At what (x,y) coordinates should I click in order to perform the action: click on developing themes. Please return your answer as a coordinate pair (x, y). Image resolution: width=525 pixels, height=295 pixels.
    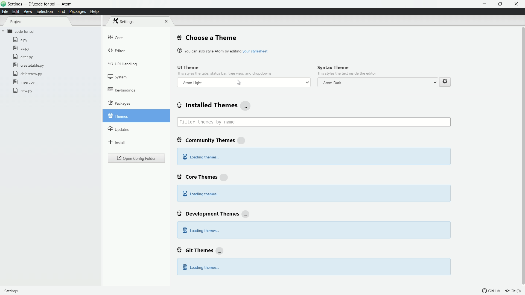
    Looking at the image, I should click on (214, 213).